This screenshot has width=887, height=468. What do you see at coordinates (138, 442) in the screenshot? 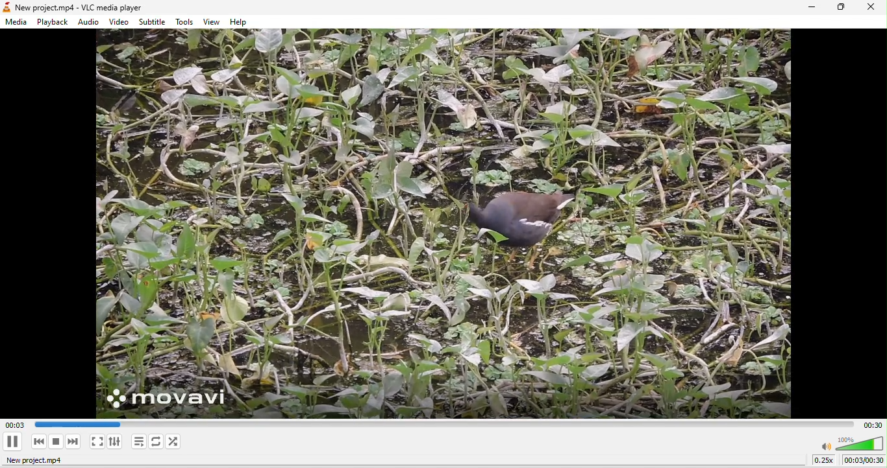
I see `toggle playlist` at bounding box center [138, 442].